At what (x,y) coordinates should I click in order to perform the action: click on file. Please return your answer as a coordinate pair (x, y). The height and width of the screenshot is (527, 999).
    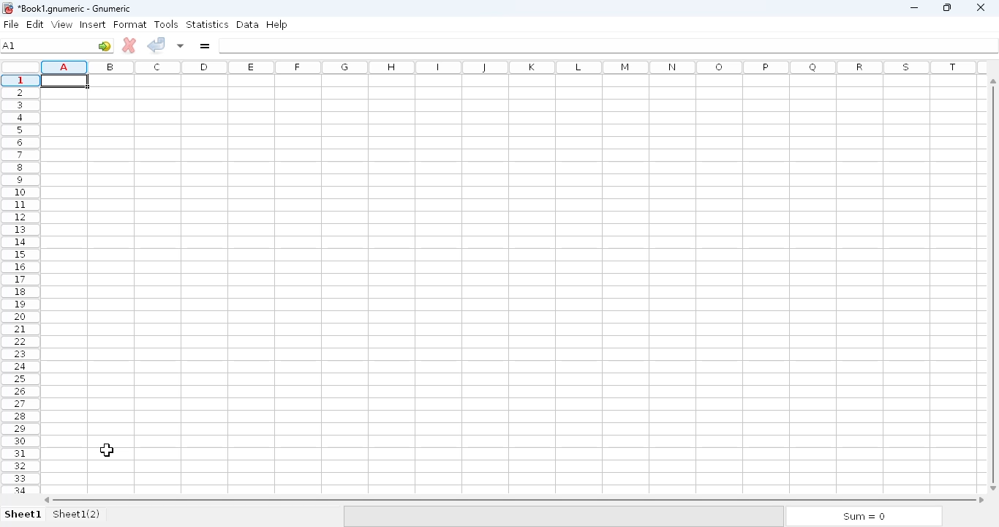
    Looking at the image, I should click on (11, 24).